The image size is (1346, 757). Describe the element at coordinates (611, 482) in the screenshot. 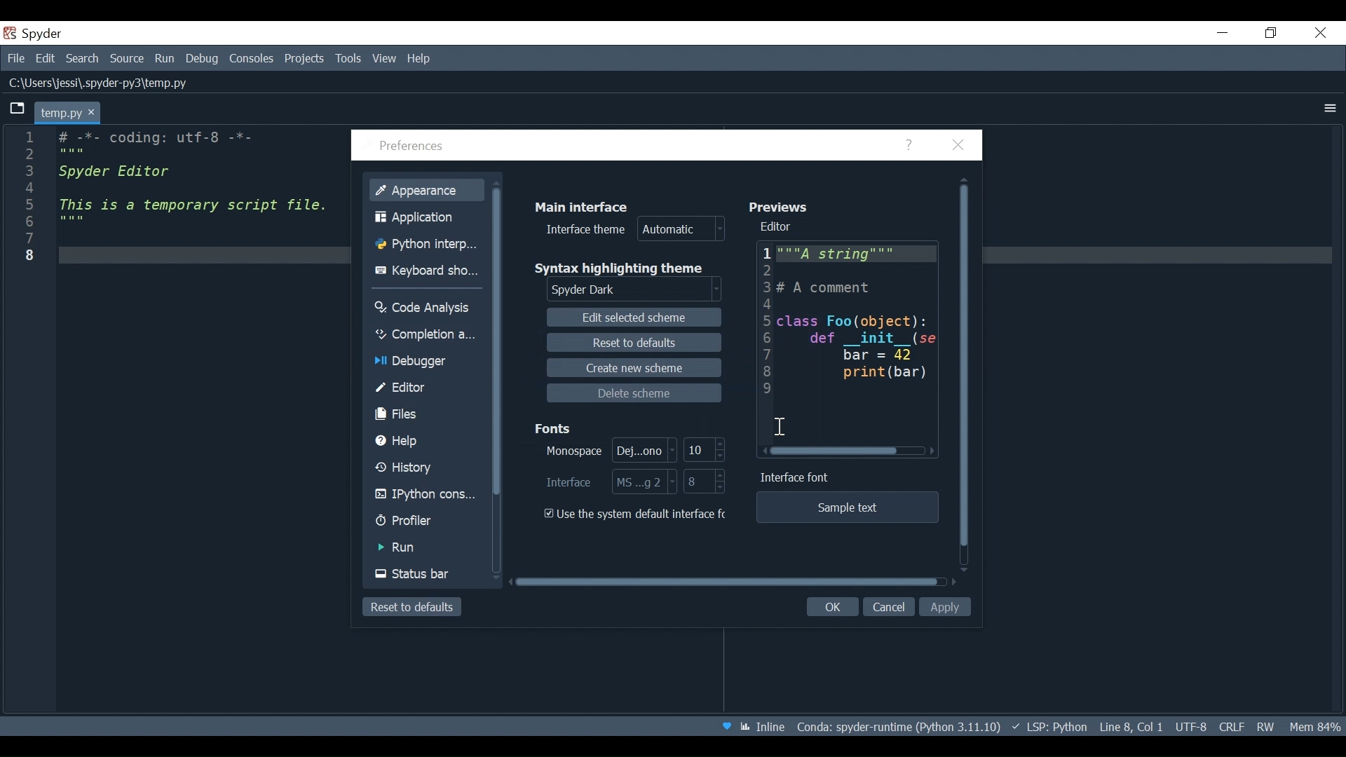

I see `Select Interface Font` at that location.